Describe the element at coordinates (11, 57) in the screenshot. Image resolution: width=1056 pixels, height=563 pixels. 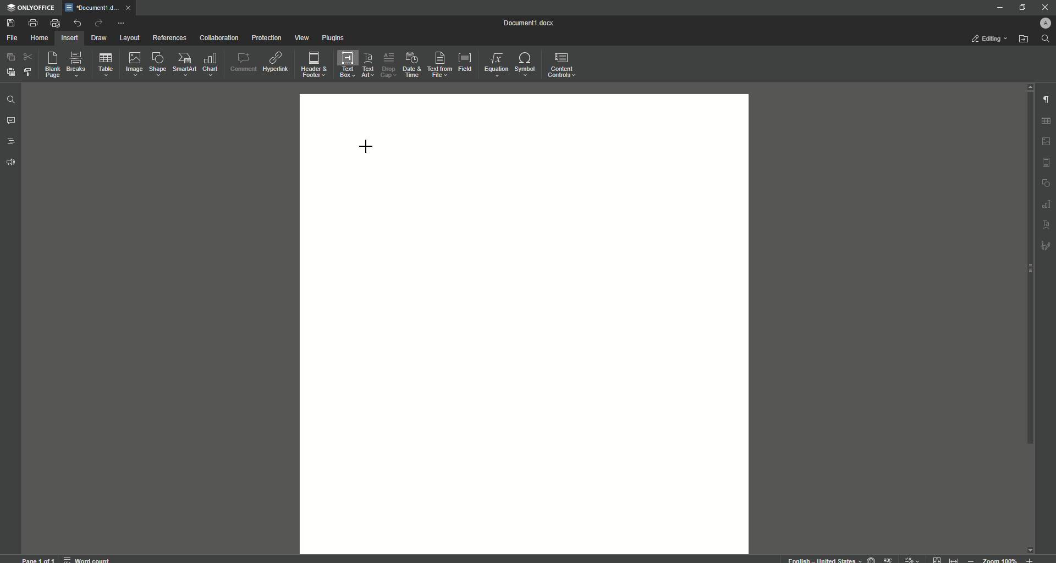
I see `Copy` at that location.